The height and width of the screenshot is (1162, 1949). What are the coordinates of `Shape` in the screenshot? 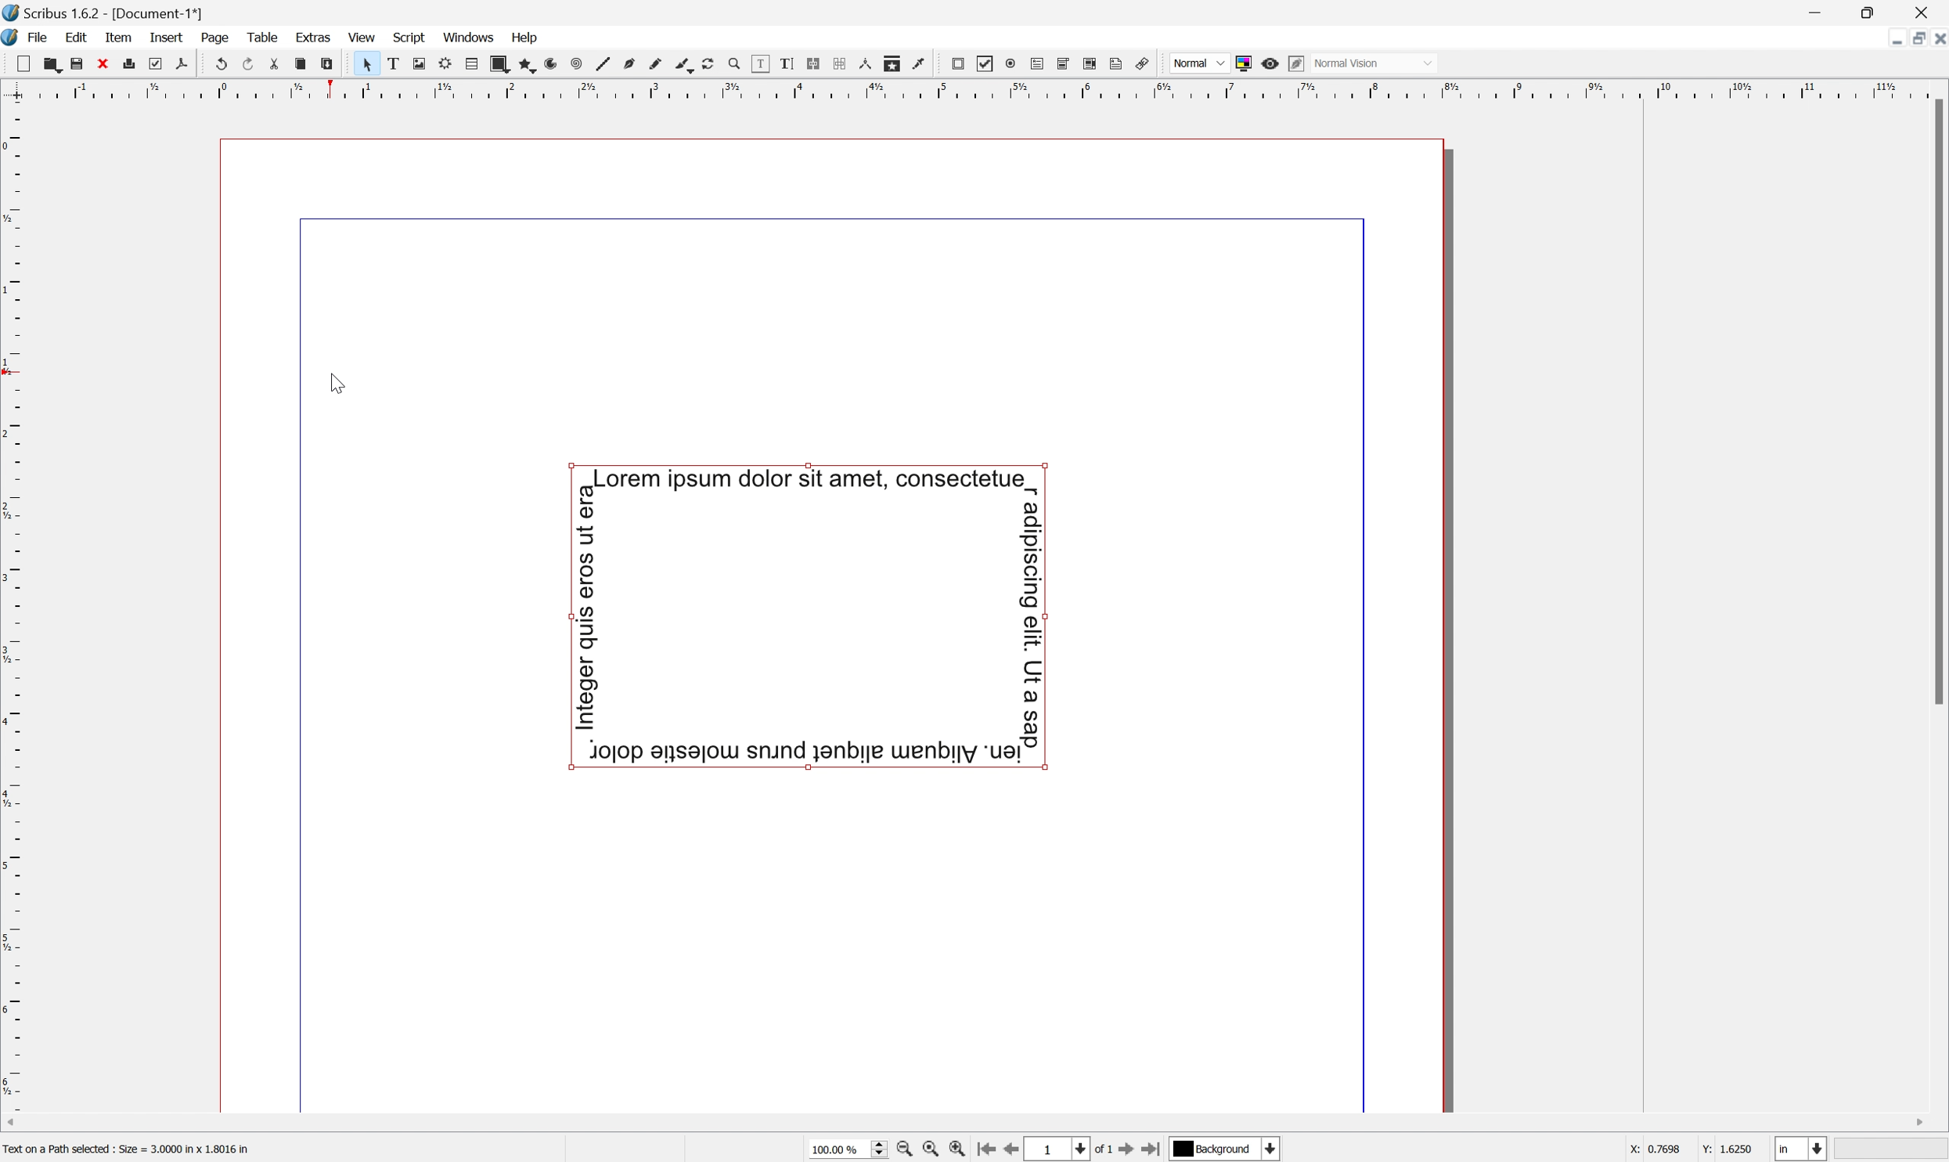 It's located at (499, 61).